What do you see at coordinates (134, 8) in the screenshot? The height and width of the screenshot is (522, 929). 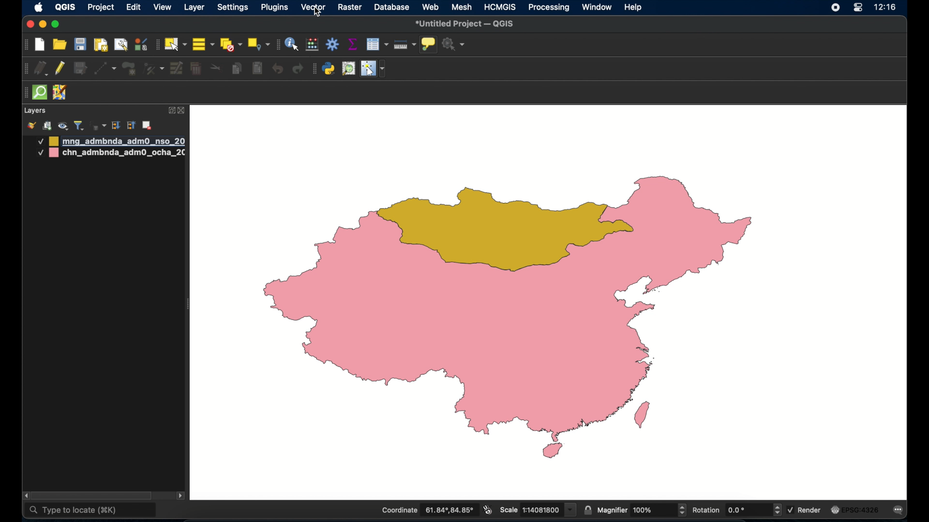 I see `edit` at bounding box center [134, 8].